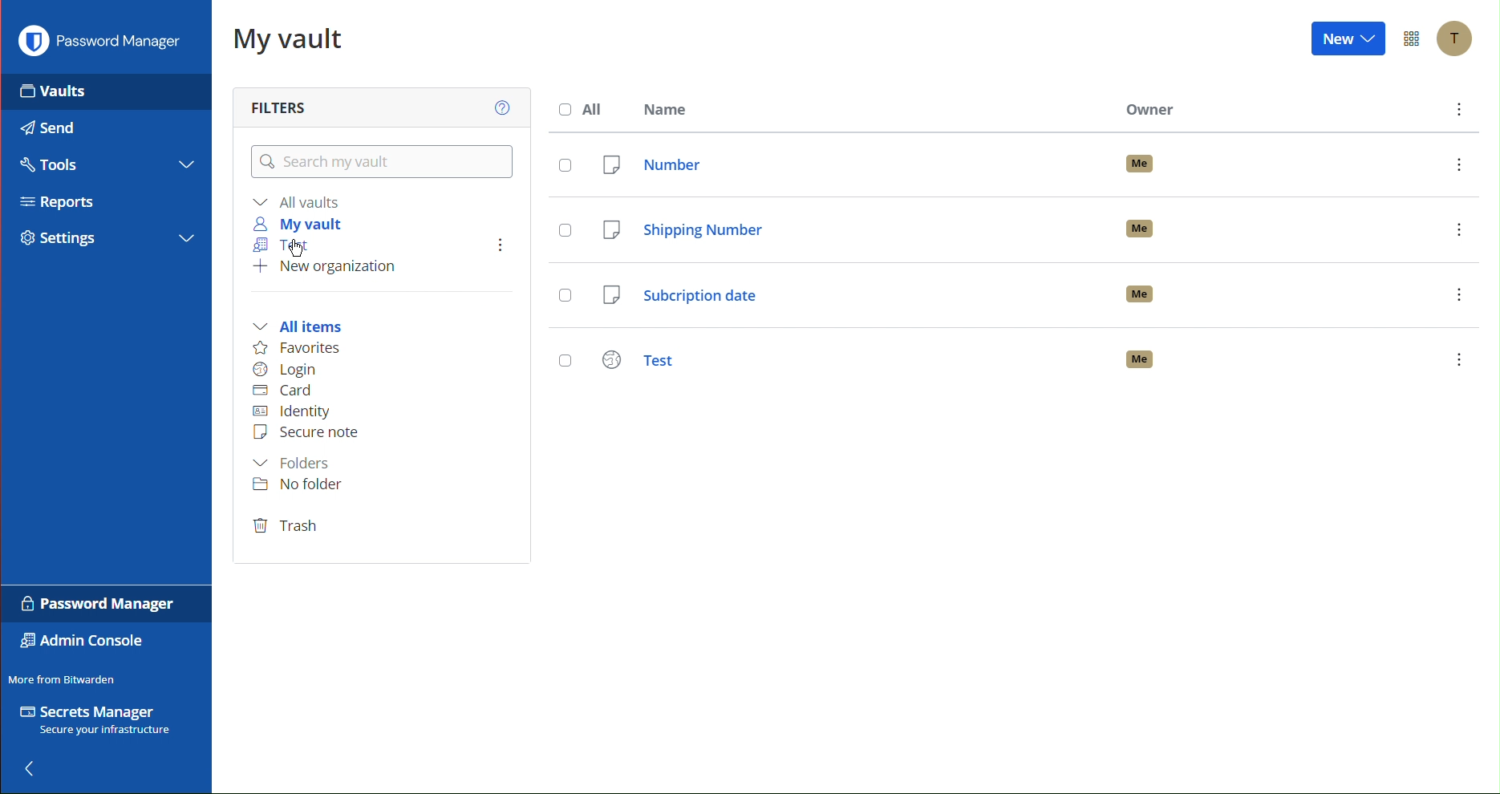 This screenshot has height=794, width=1500. I want to click on expand/collapse, so click(188, 162).